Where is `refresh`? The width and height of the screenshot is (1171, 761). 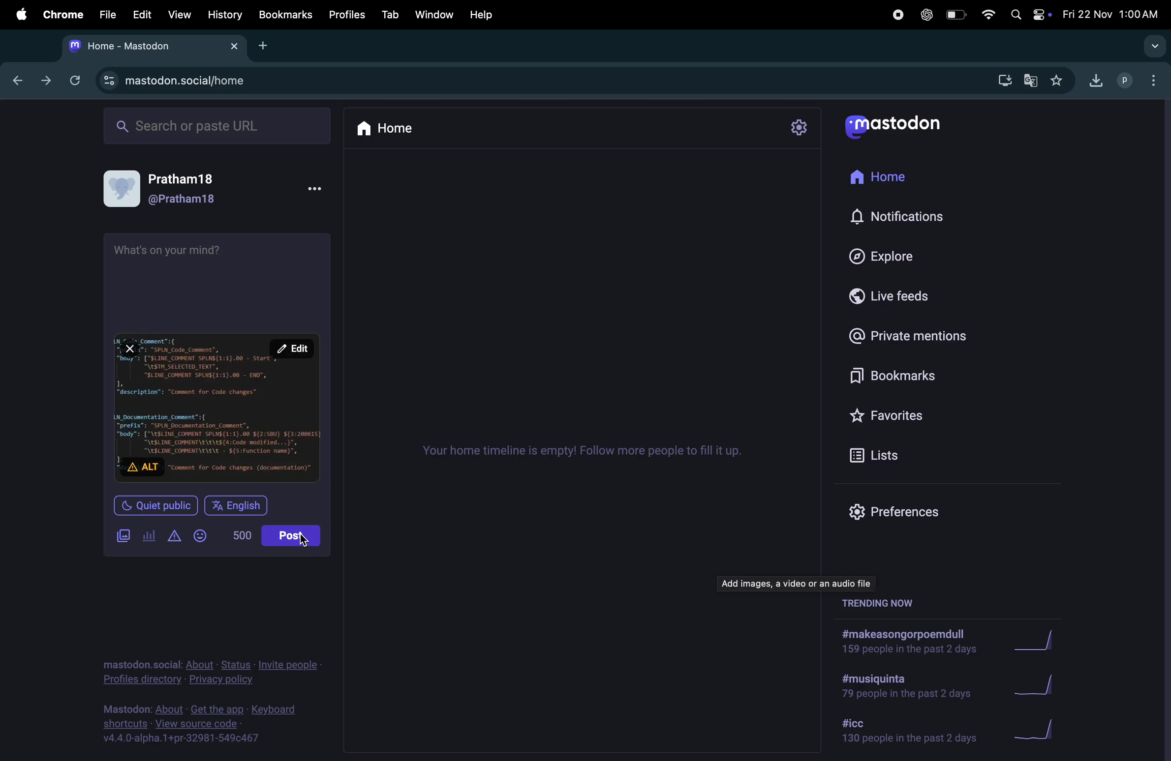 refresh is located at coordinates (75, 79).